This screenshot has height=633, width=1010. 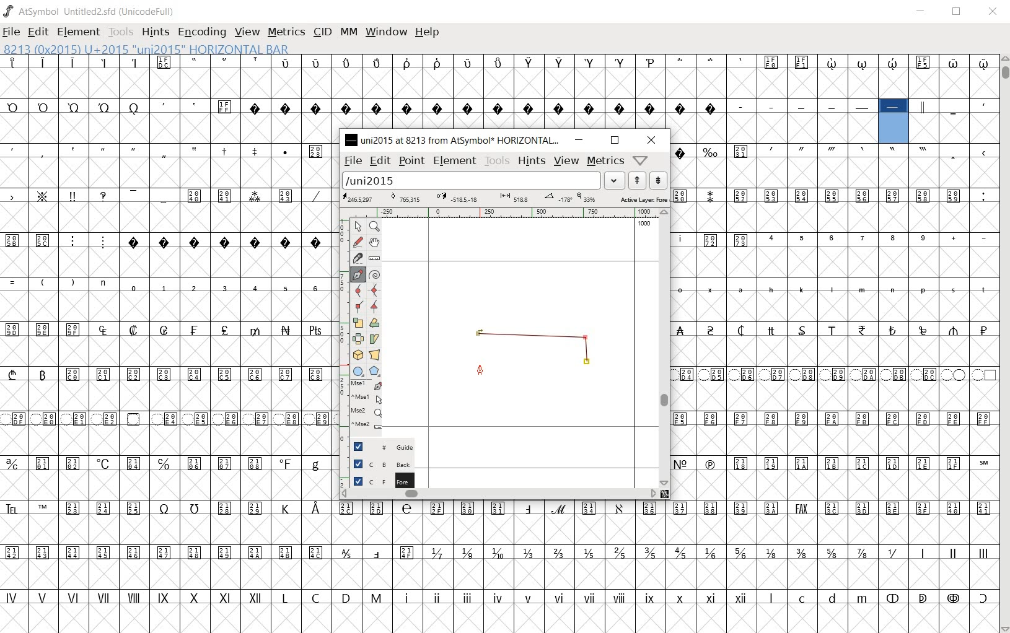 I want to click on restore down, so click(x=614, y=141).